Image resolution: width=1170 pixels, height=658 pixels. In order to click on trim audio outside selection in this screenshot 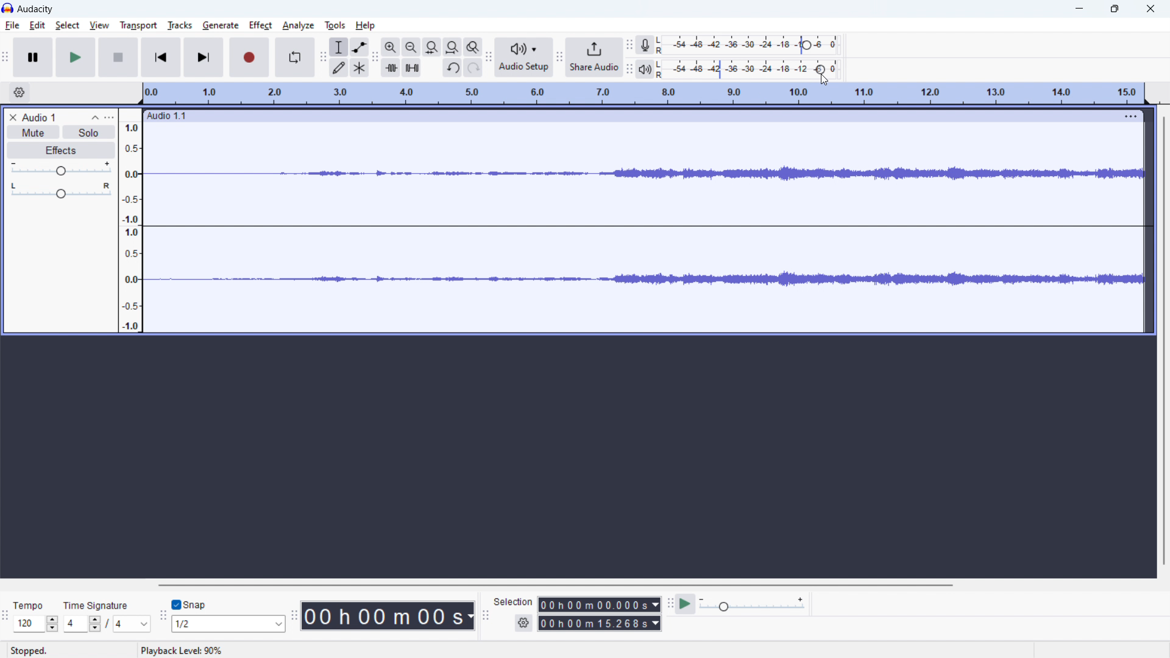, I will do `click(391, 68)`.